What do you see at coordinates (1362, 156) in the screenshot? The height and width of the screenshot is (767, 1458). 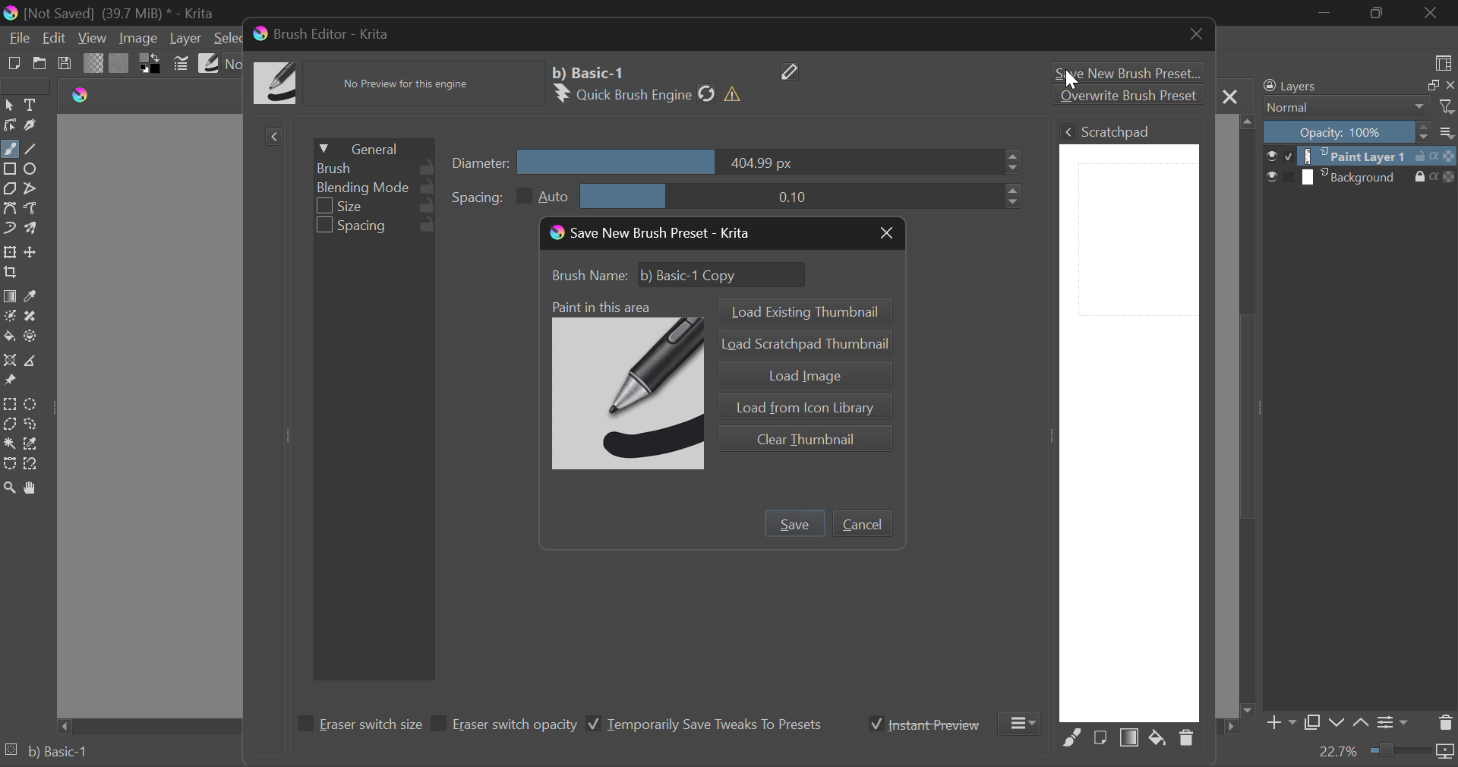 I see `Paint Layer` at bounding box center [1362, 156].